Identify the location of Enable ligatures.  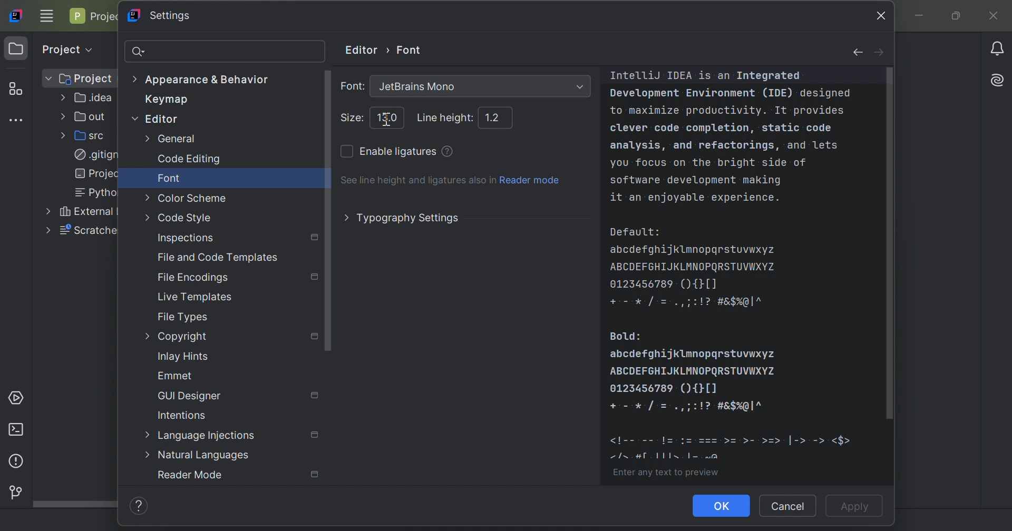
(399, 152).